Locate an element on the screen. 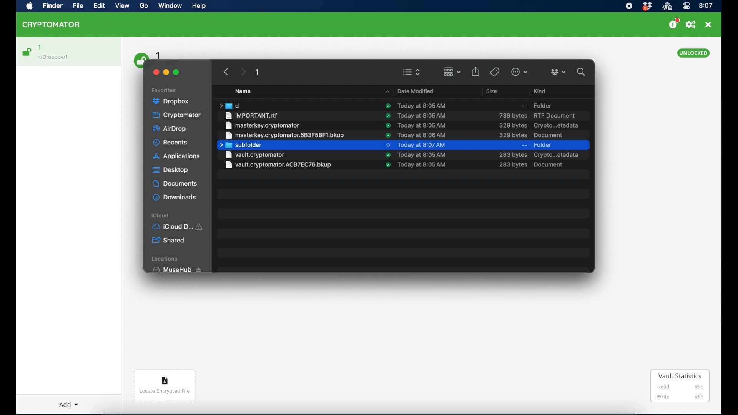 The image size is (738, 415). rtf document is located at coordinates (556, 115).